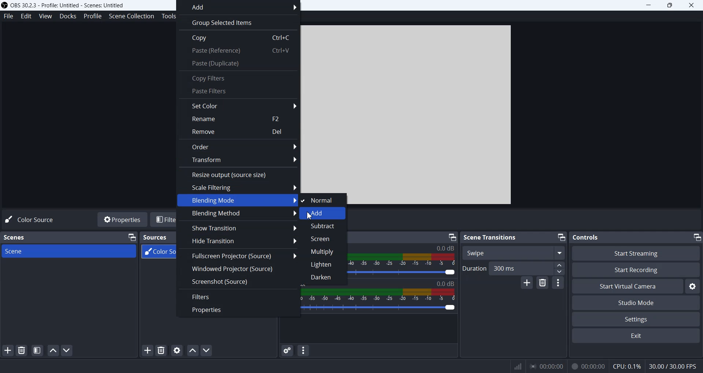  What do you see at coordinates (514, 366) in the screenshot?
I see `Signals` at bounding box center [514, 366].